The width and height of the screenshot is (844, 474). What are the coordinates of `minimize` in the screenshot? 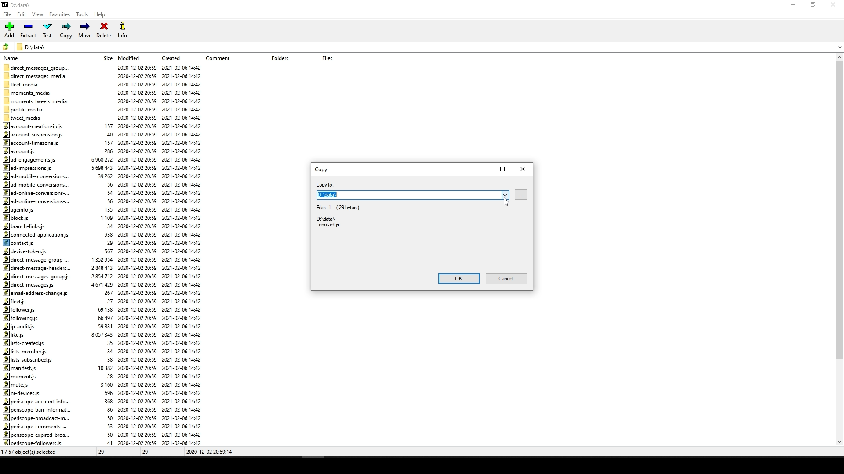 It's located at (482, 169).